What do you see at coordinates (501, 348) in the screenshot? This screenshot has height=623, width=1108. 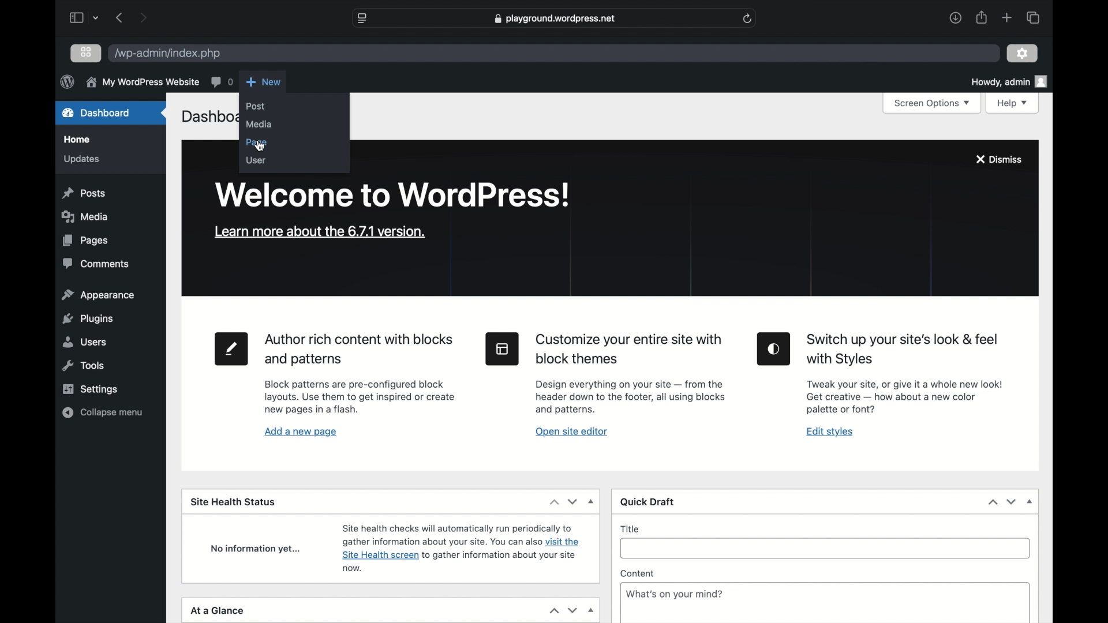 I see `site editor` at bounding box center [501, 348].